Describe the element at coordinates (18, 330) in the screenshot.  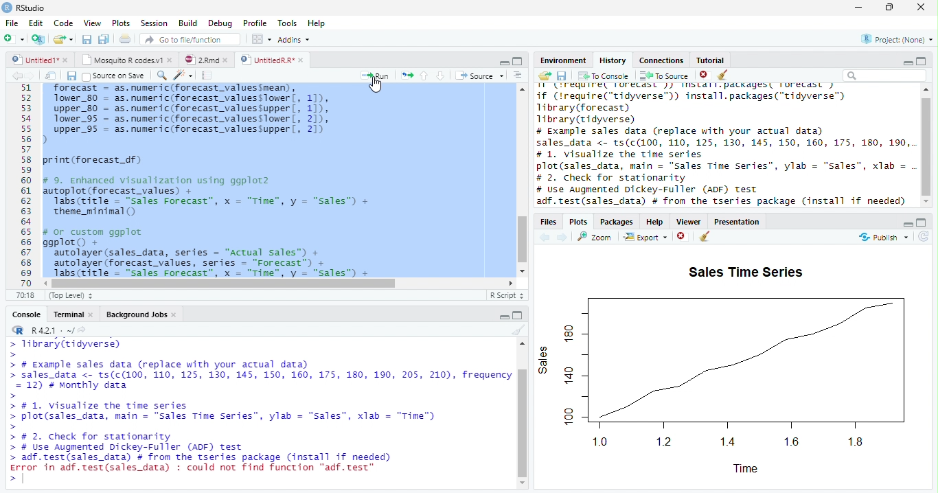
I see `R` at that location.